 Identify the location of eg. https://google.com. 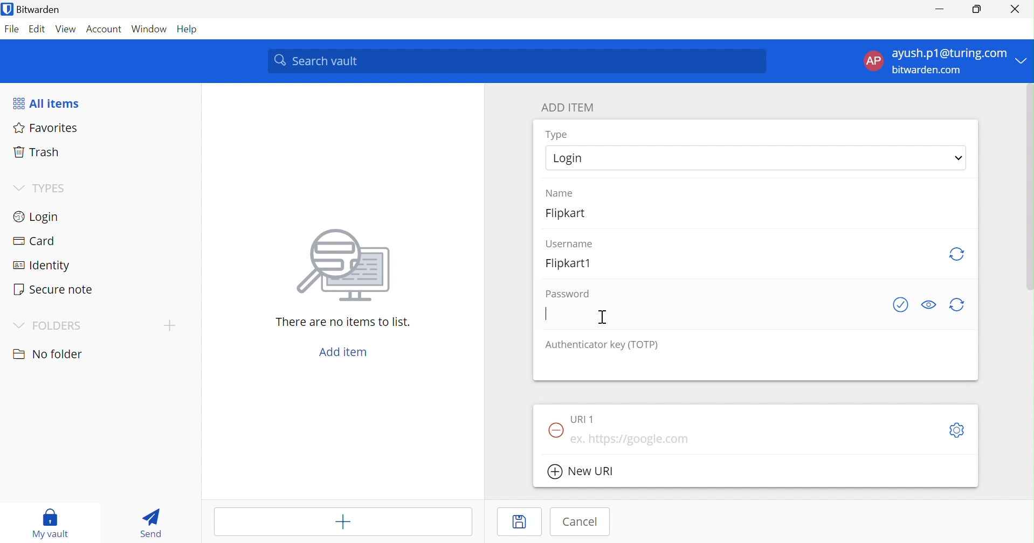
(630, 440).